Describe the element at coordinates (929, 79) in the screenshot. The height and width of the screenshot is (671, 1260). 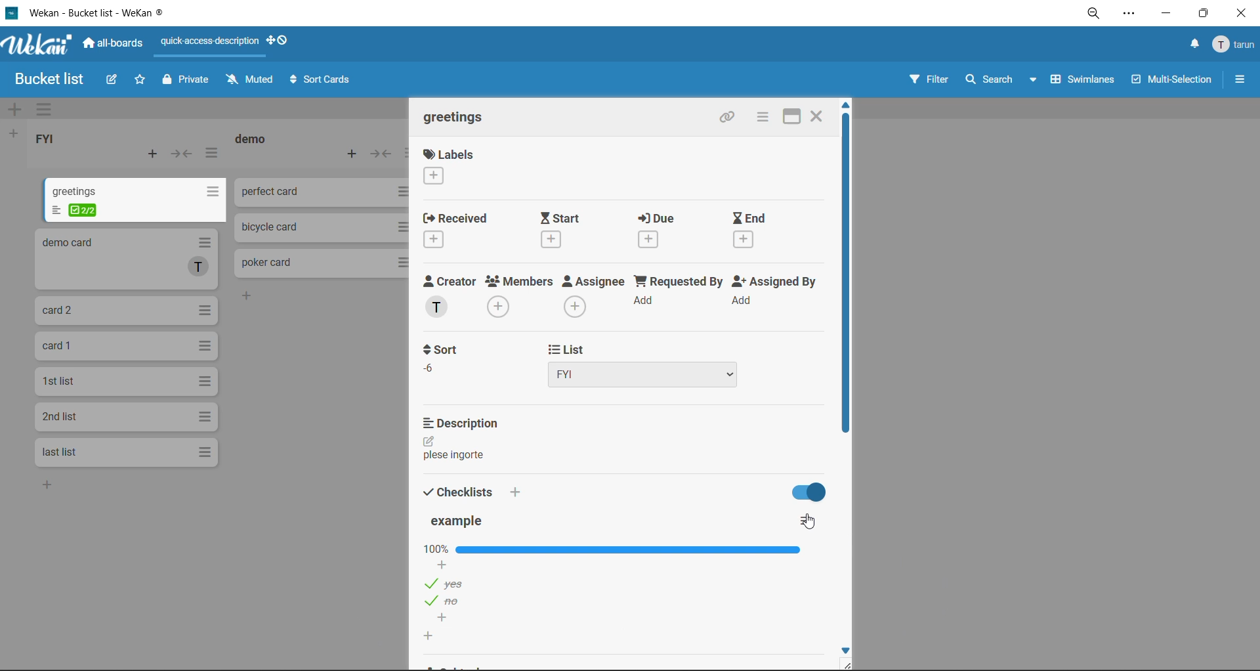
I see `filter` at that location.